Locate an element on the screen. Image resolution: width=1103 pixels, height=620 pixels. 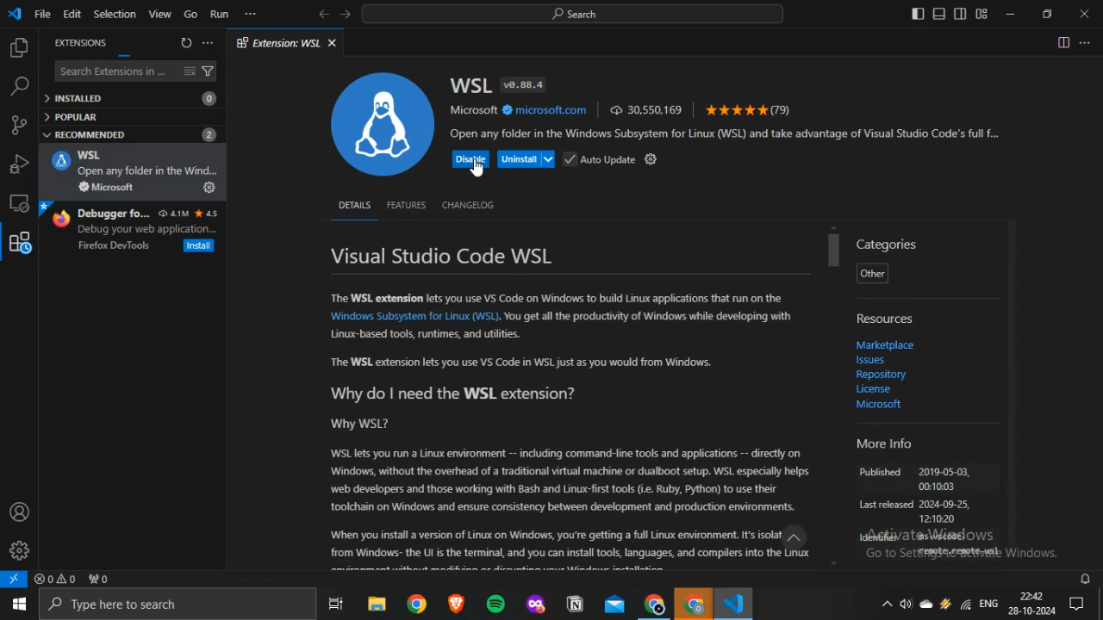
Why do | need the WSL extension? is located at coordinates (452, 396).